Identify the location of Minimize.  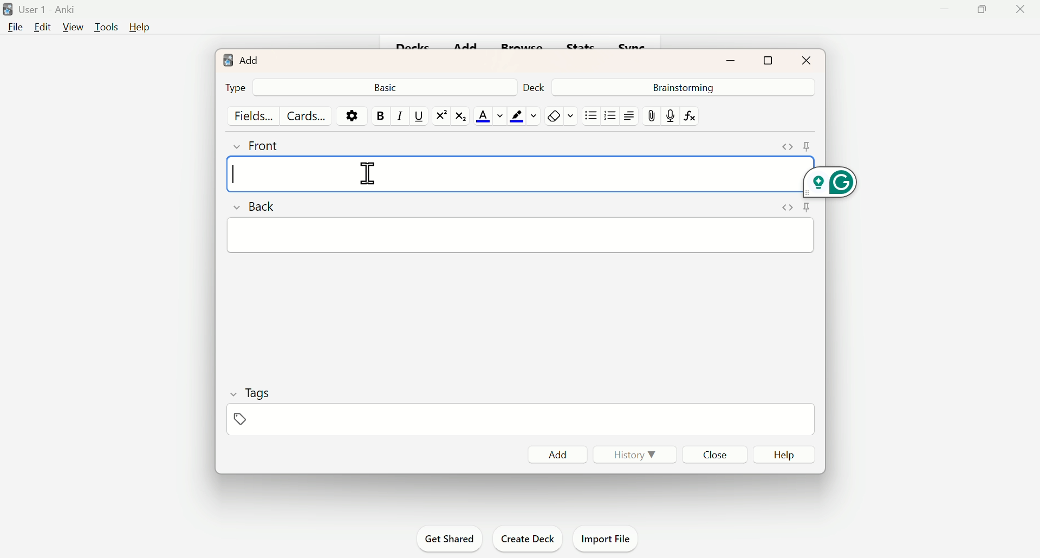
(732, 59).